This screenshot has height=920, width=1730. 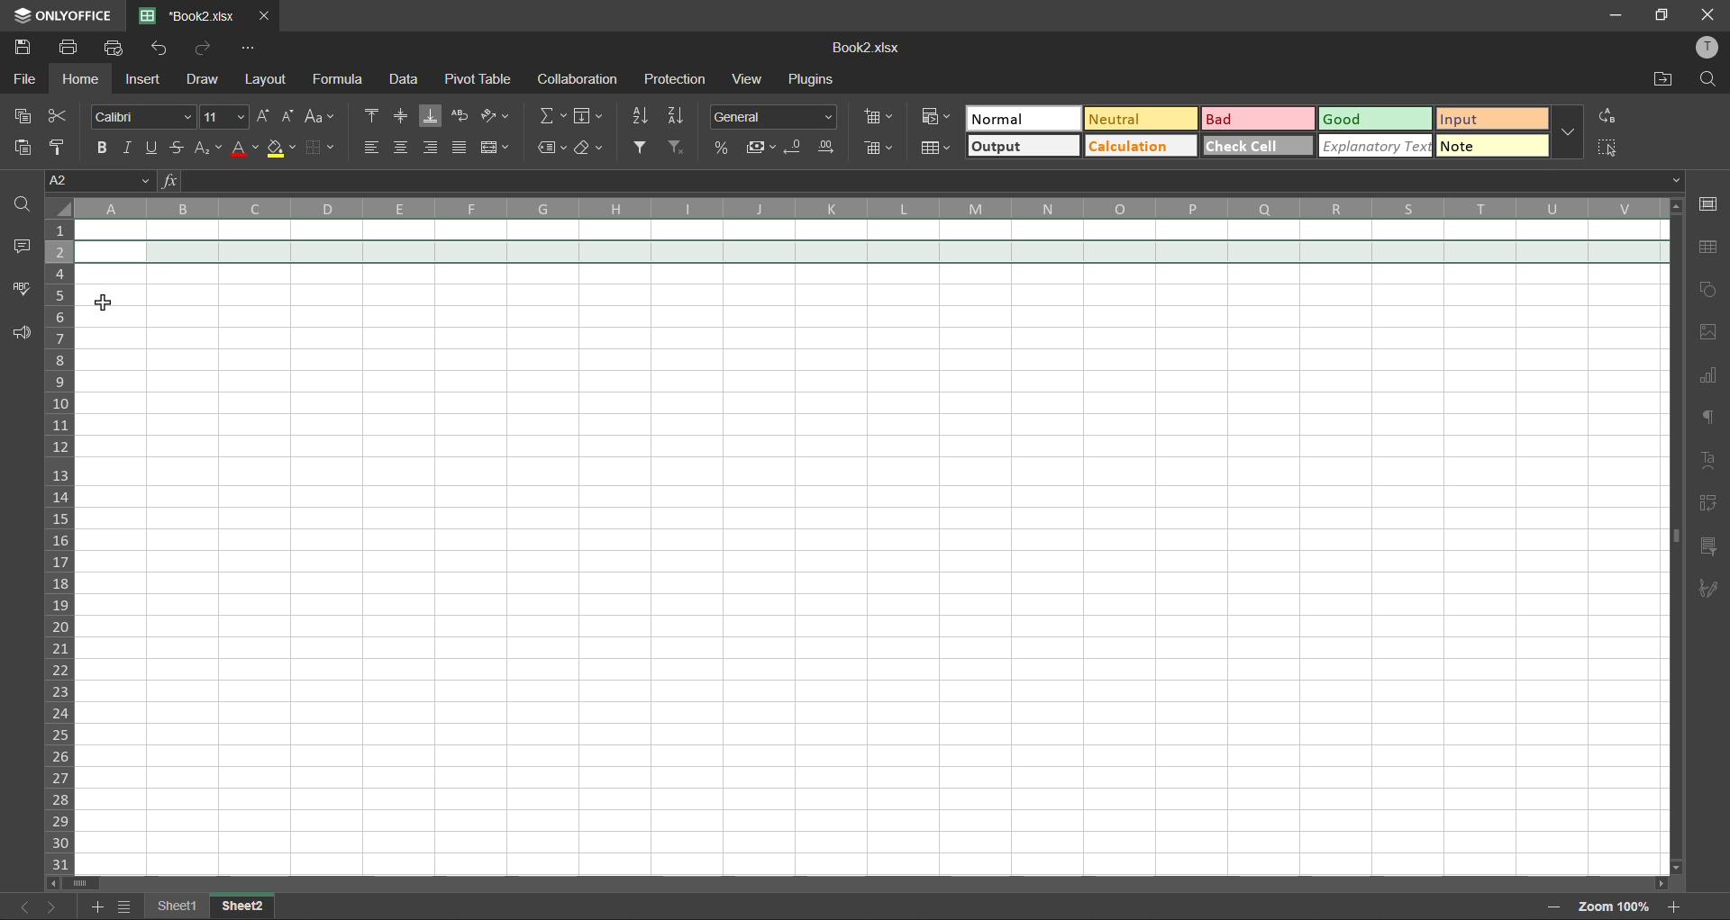 What do you see at coordinates (107, 303) in the screenshot?
I see `cursor` at bounding box center [107, 303].